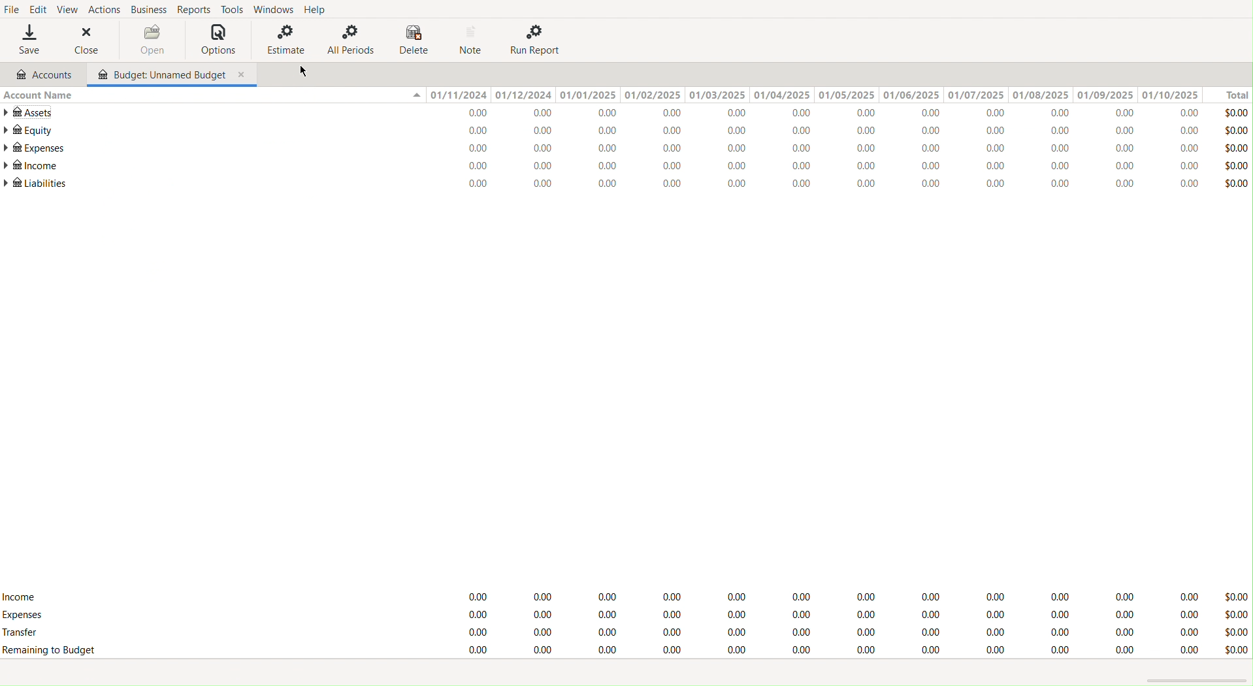 The height and width of the screenshot is (686, 1253). I want to click on Total Values, so click(1233, 150).